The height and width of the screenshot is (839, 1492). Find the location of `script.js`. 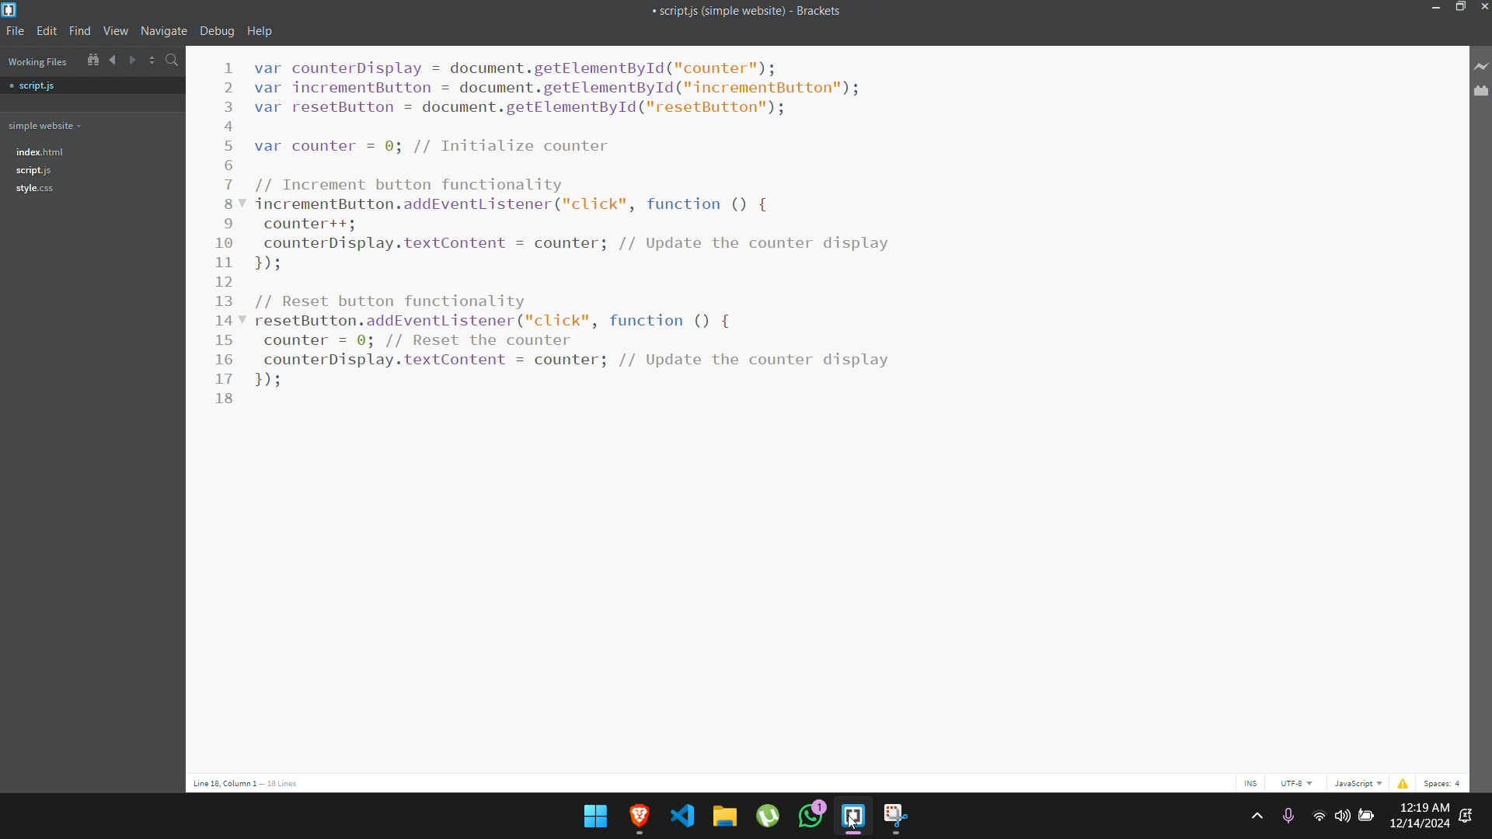

script.js is located at coordinates (38, 172).